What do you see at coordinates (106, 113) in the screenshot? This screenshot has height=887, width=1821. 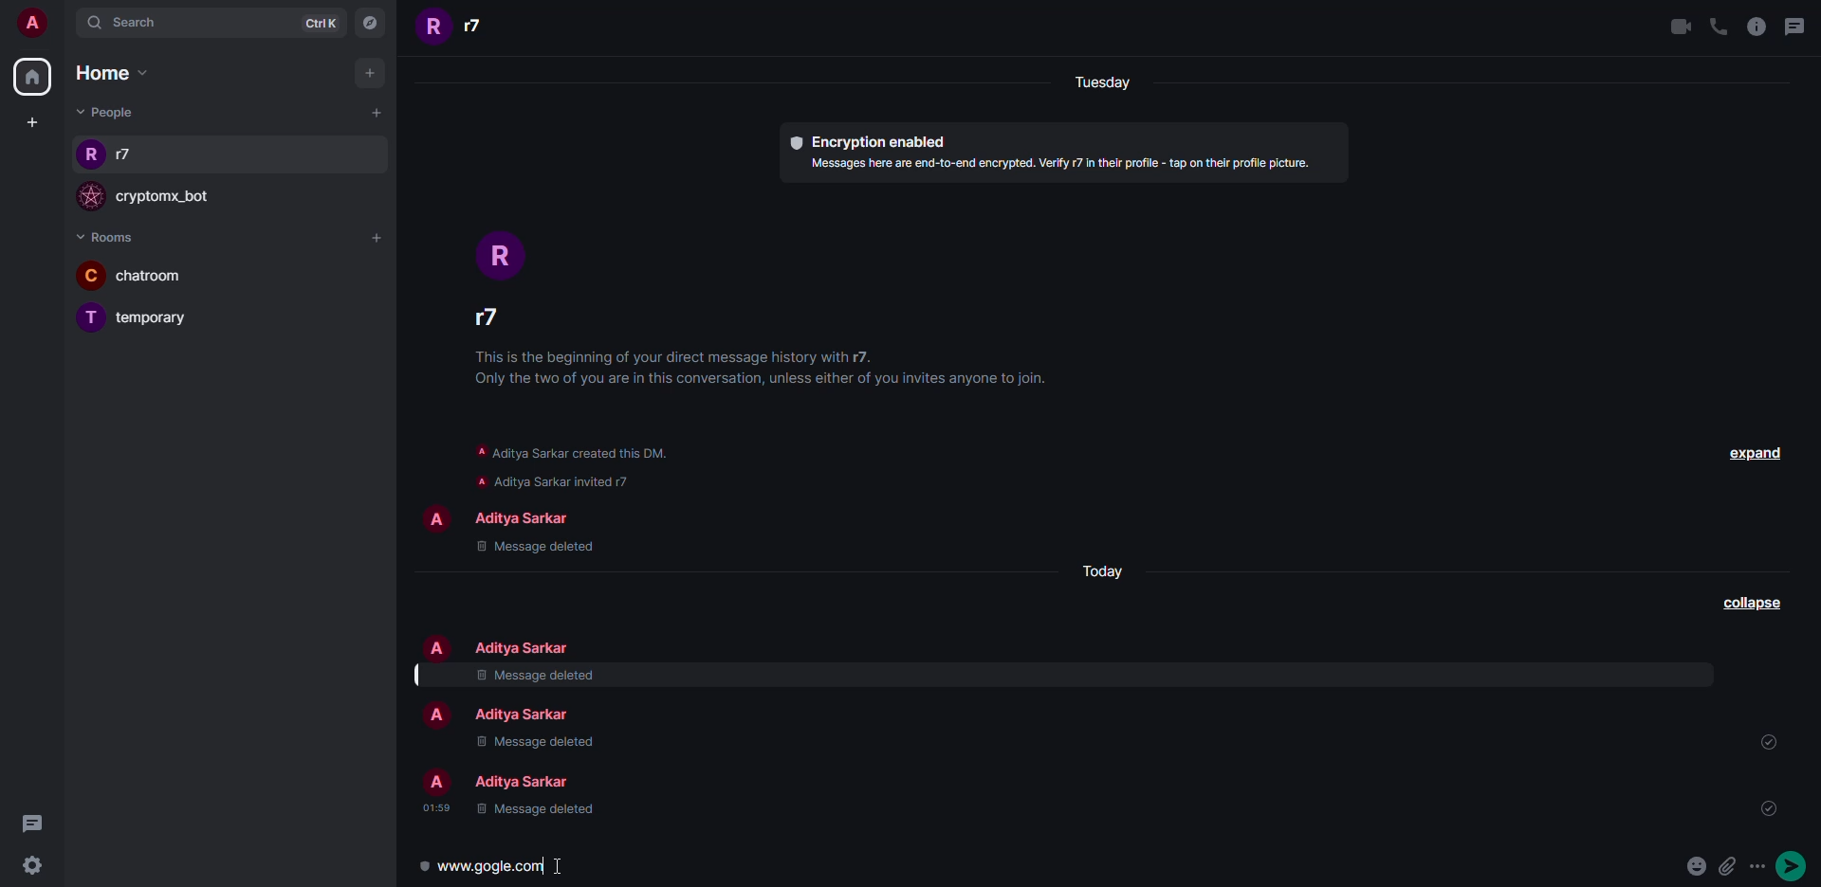 I see `people` at bounding box center [106, 113].